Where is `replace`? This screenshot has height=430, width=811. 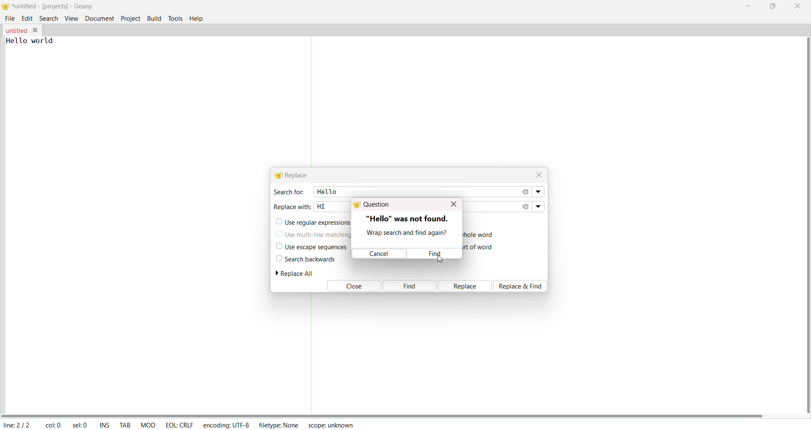 replace is located at coordinates (465, 286).